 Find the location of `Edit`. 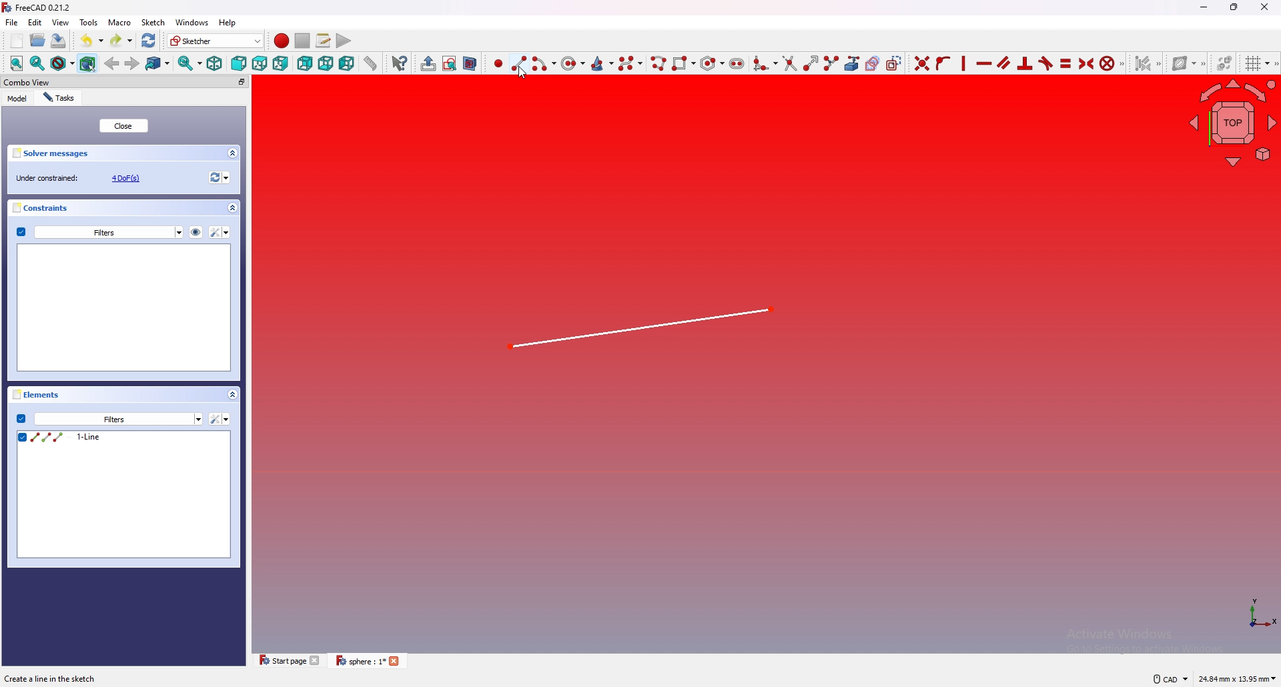

Edit is located at coordinates (35, 23).